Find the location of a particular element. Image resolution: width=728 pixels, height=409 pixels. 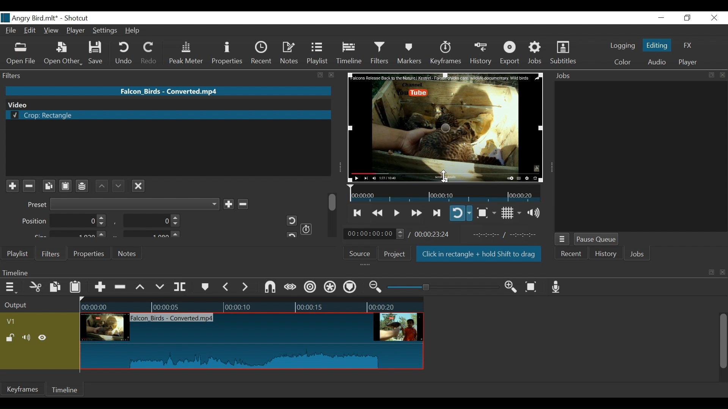

Edit is located at coordinates (31, 31).